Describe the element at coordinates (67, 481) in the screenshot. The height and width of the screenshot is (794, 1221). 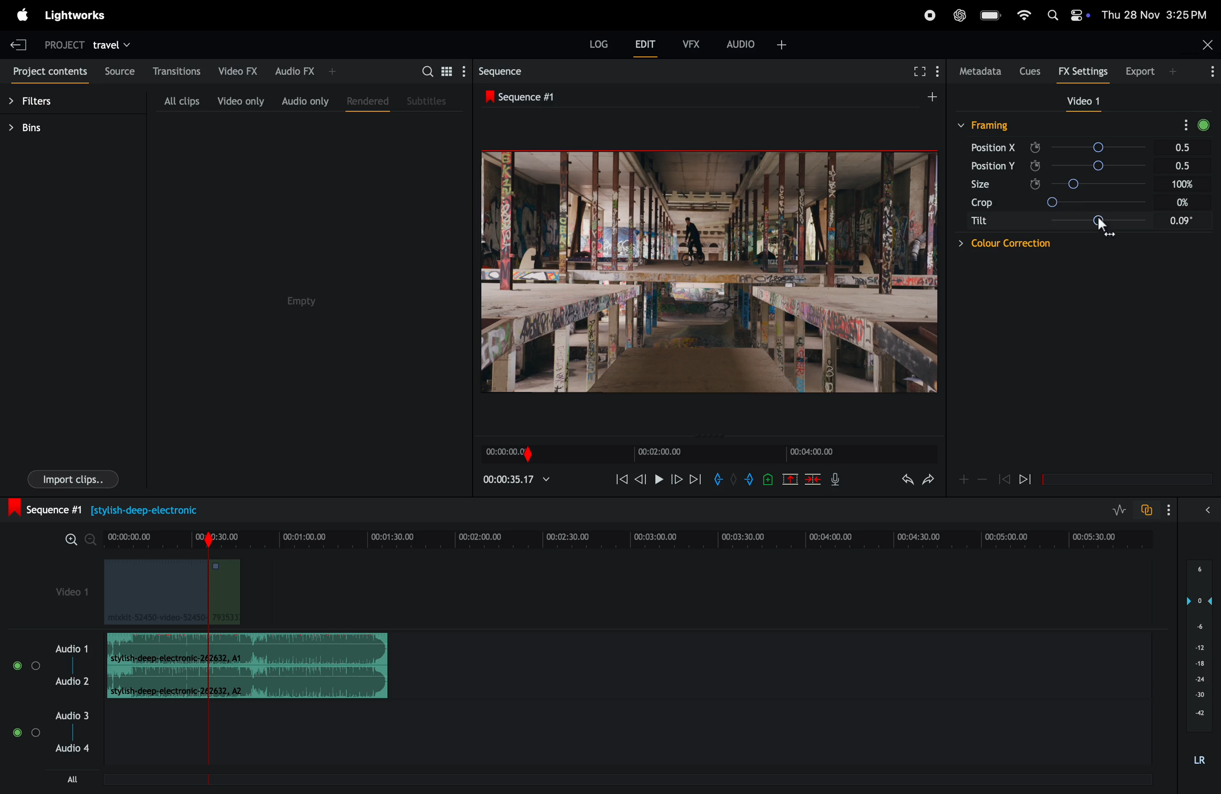
I see `import clips` at that location.